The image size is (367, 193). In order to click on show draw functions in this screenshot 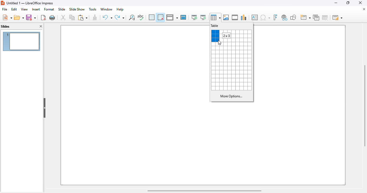, I will do `click(294, 17)`.